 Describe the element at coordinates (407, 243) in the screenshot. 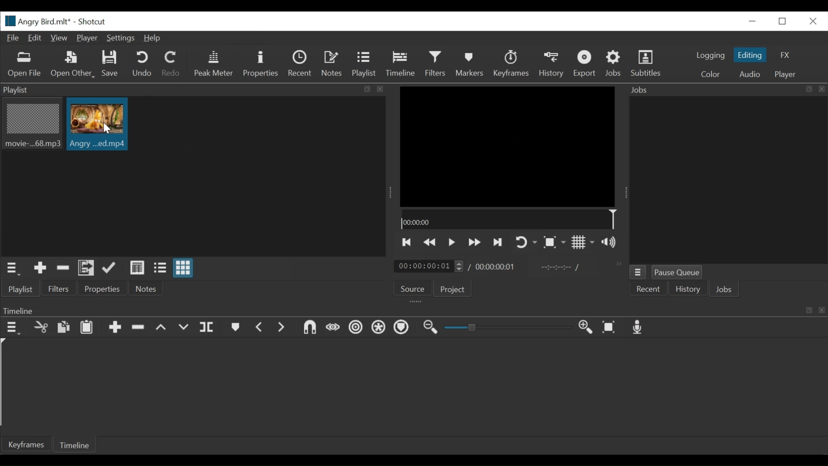

I see `Skip to the previous point` at that location.